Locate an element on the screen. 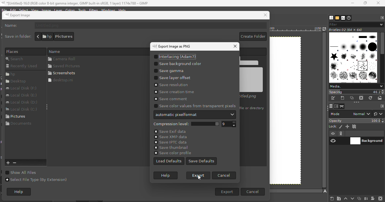  Raise this layer is located at coordinates (345, 198).